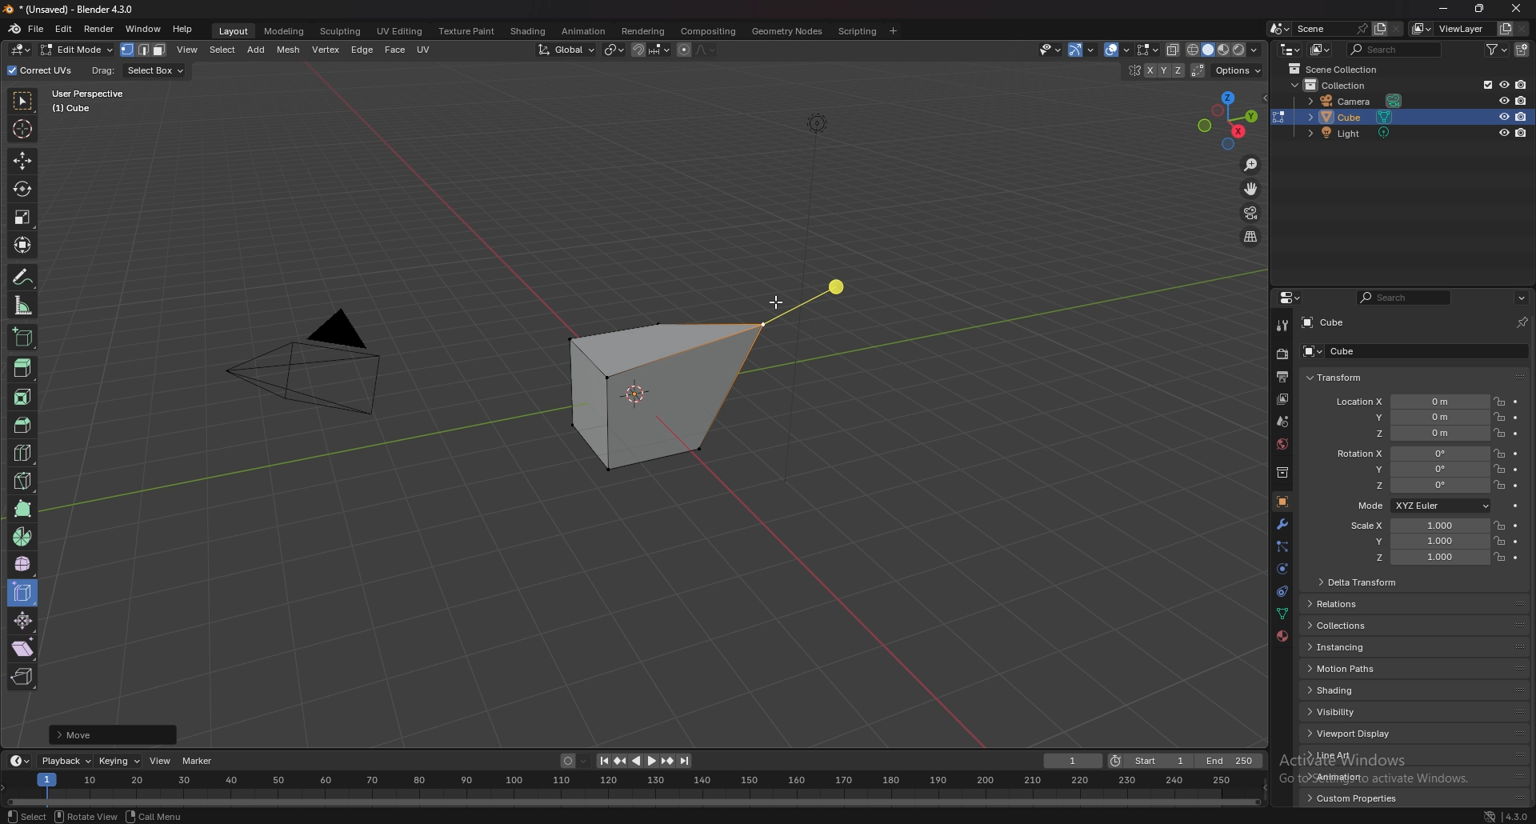 The height and width of the screenshot is (824, 1536). I want to click on correct uvs, so click(41, 70).